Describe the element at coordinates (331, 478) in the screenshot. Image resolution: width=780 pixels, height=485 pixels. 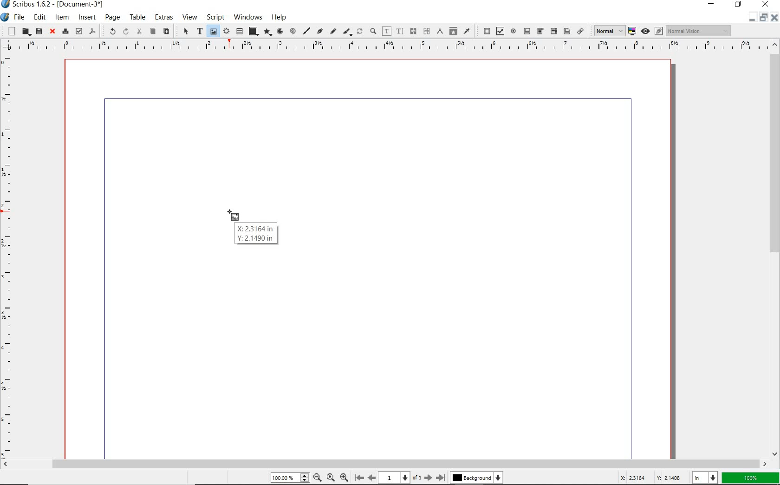
I see `zoom to` at that location.